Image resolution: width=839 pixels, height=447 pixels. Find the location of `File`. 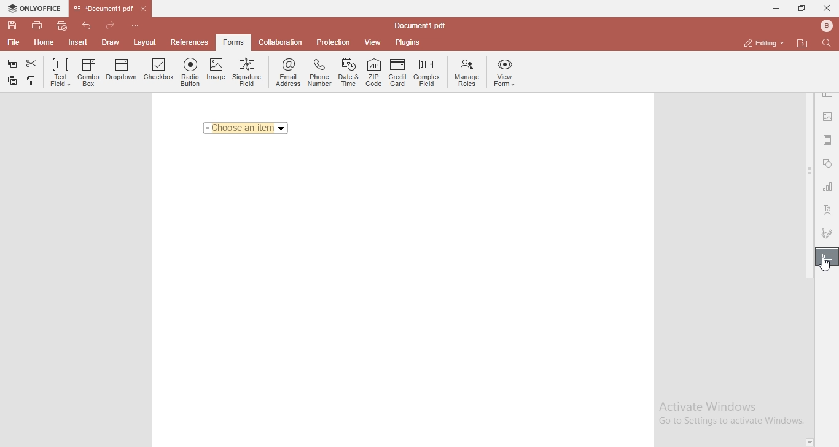

File is located at coordinates (12, 42).